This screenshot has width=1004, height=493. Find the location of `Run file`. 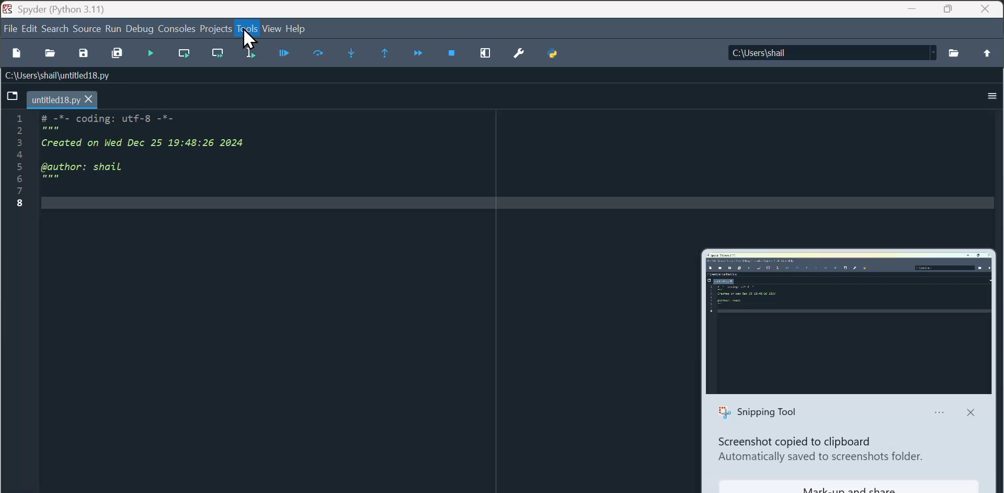

Run file is located at coordinates (151, 52).